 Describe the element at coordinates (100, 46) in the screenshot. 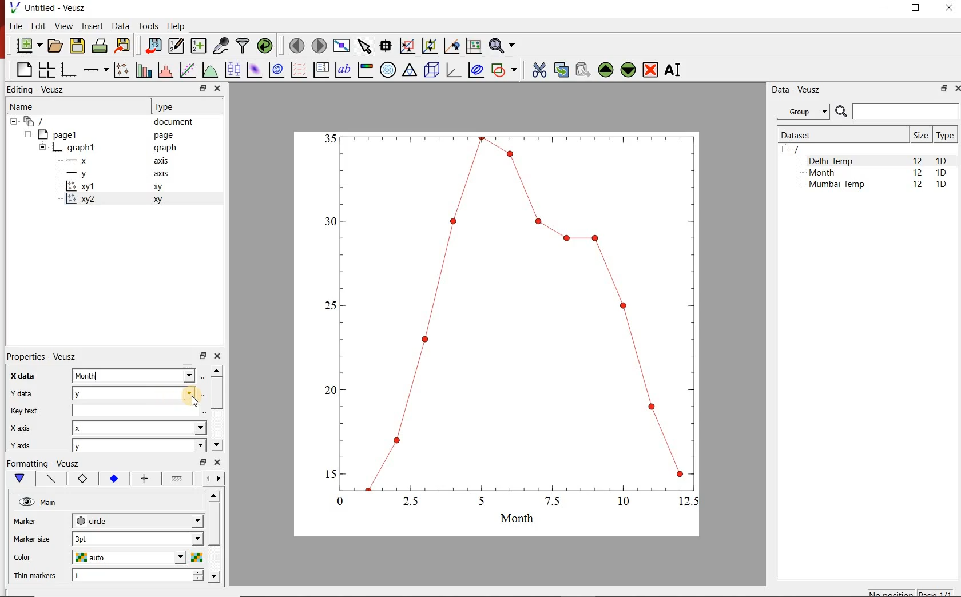

I see `print the document` at that location.